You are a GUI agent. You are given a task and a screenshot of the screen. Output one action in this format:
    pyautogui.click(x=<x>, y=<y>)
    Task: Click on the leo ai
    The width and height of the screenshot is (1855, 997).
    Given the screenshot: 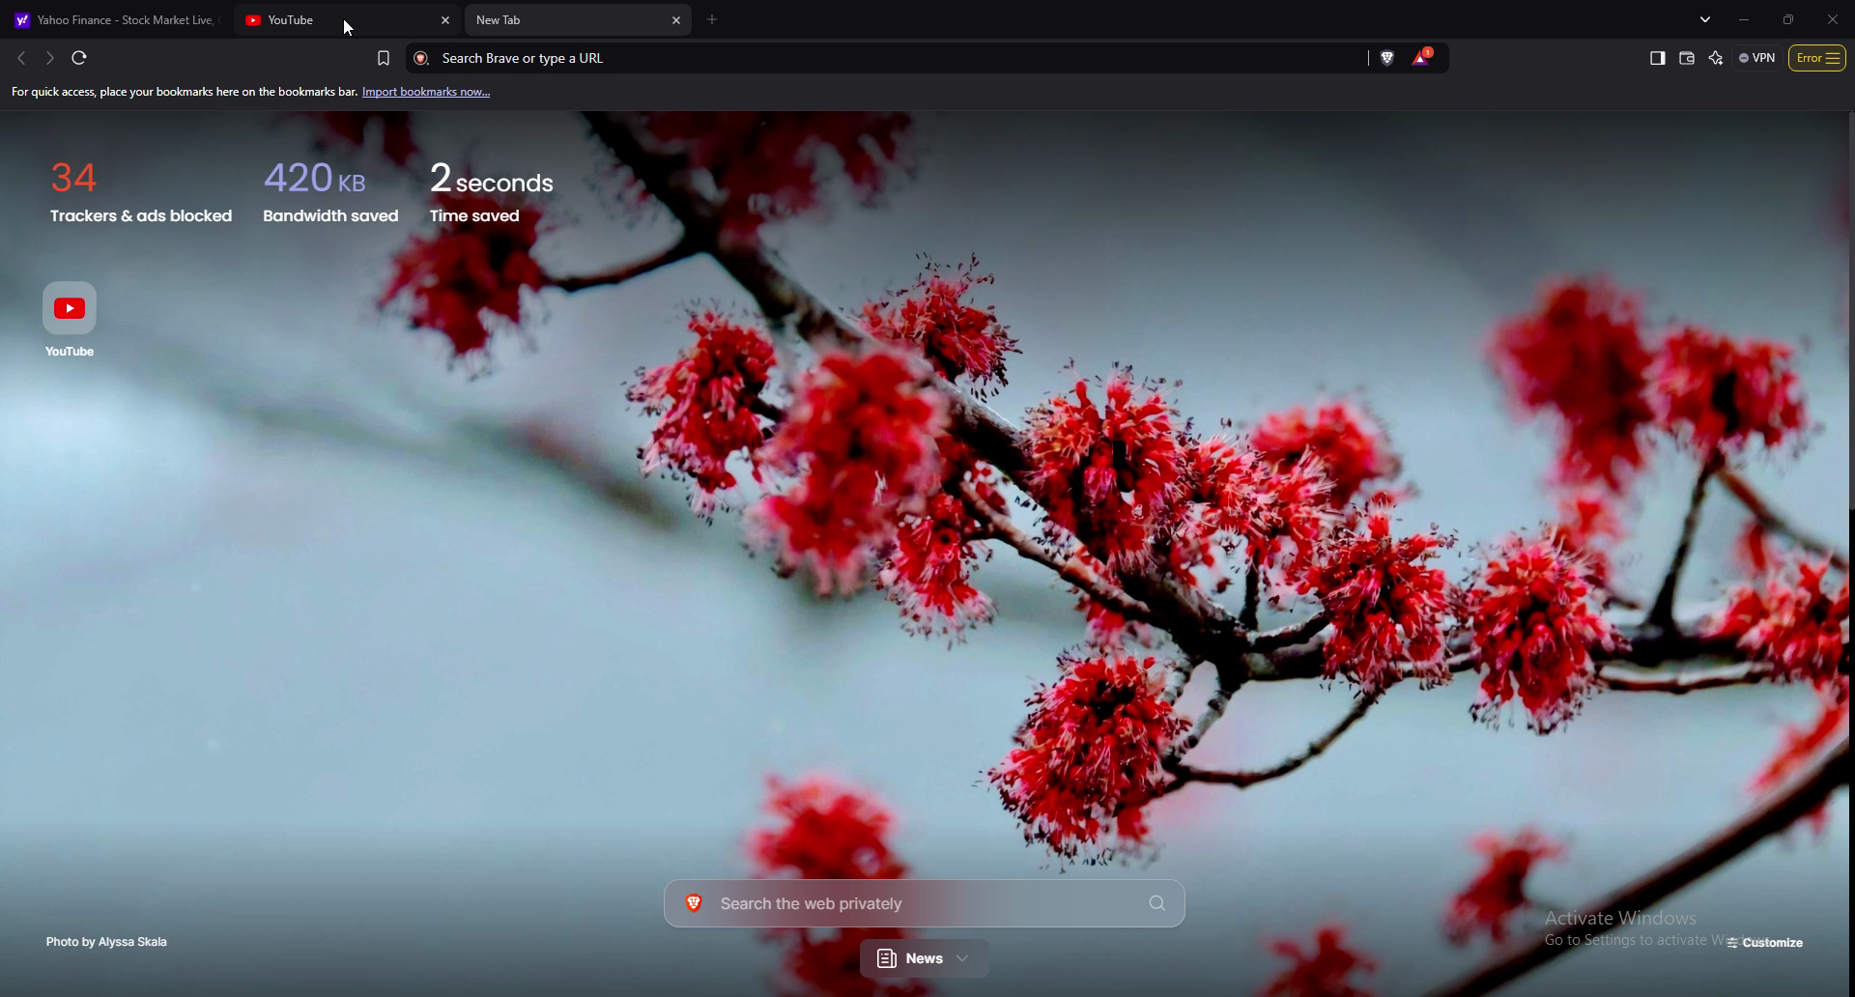 What is the action you would take?
    pyautogui.click(x=1717, y=58)
    